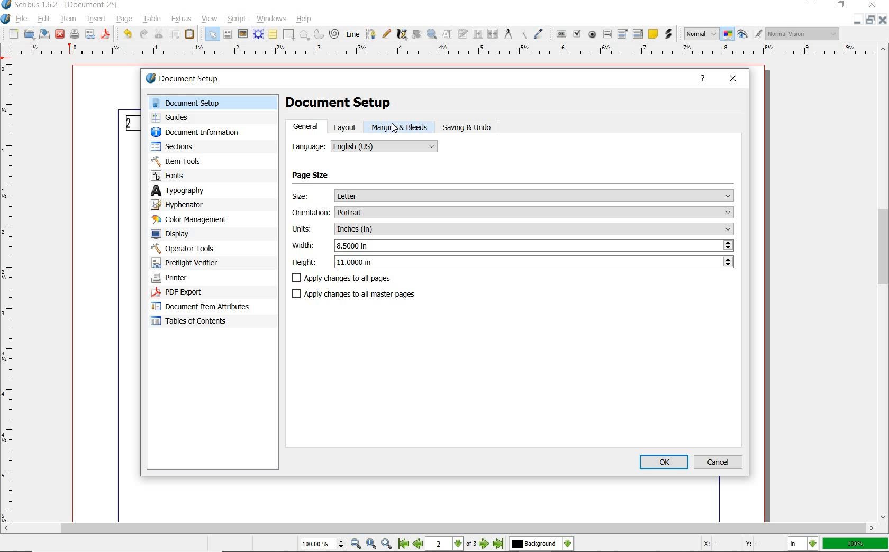 The image size is (889, 552). Describe the element at coordinates (125, 20) in the screenshot. I see `page` at that location.